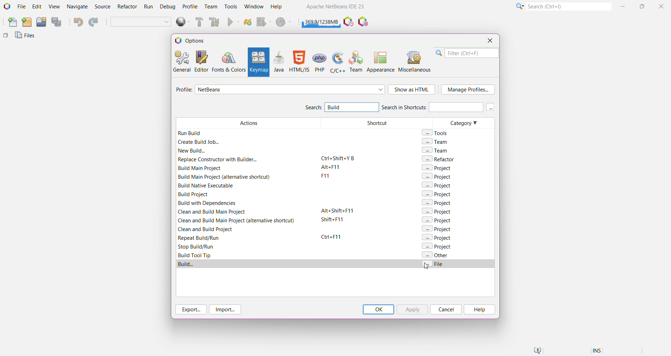 The height and width of the screenshot is (356, 671). What do you see at coordinates (233, 23) in the screenshot?
I see `Run` at bounding box center [233, 23].